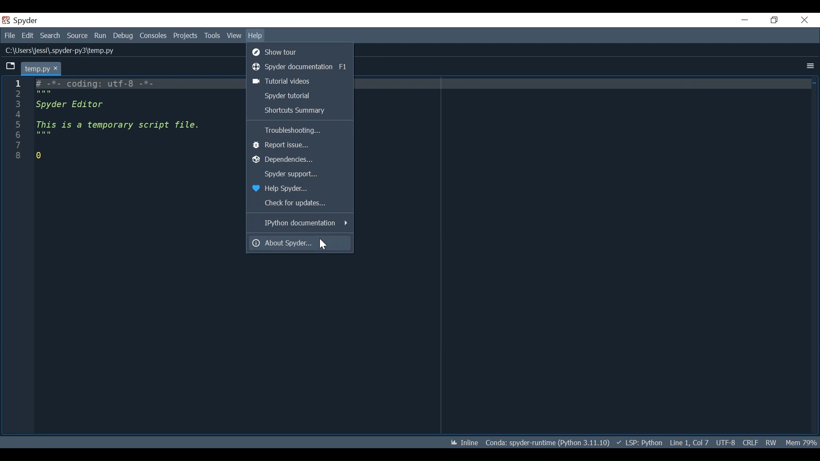  I want to click on IPython documentation, so click(301, 223).